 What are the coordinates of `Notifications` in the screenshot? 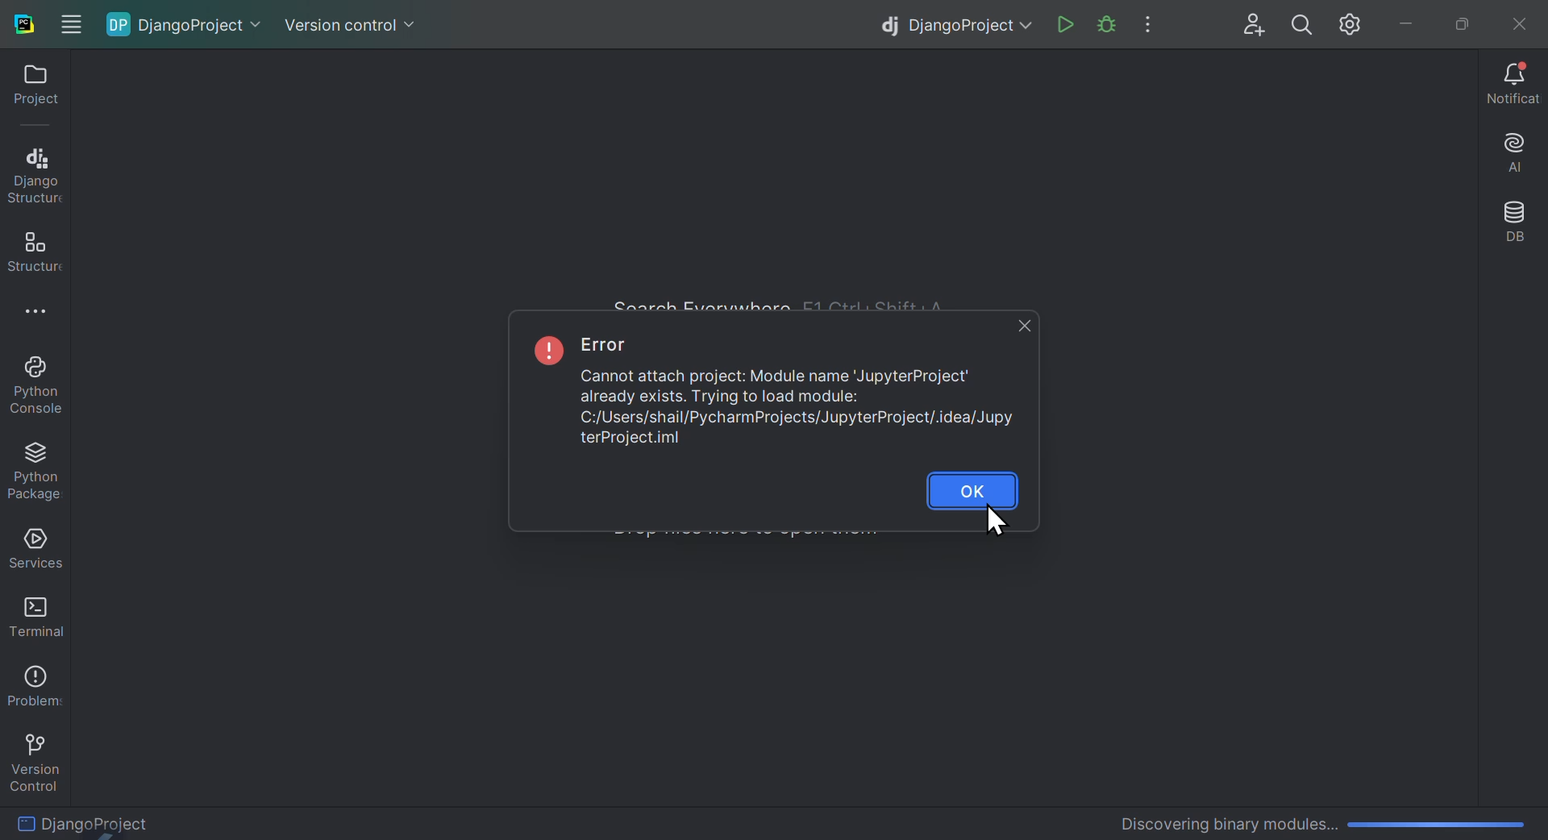 It's located at (1513, 85).